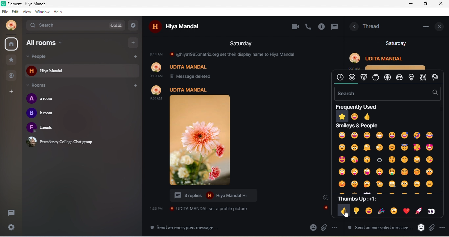 The height and width of the screenshot is (237, 449). What do you see at coordinates (419, 228) in the screenshot?
I see `attachment` at bounding box center [419, 228].